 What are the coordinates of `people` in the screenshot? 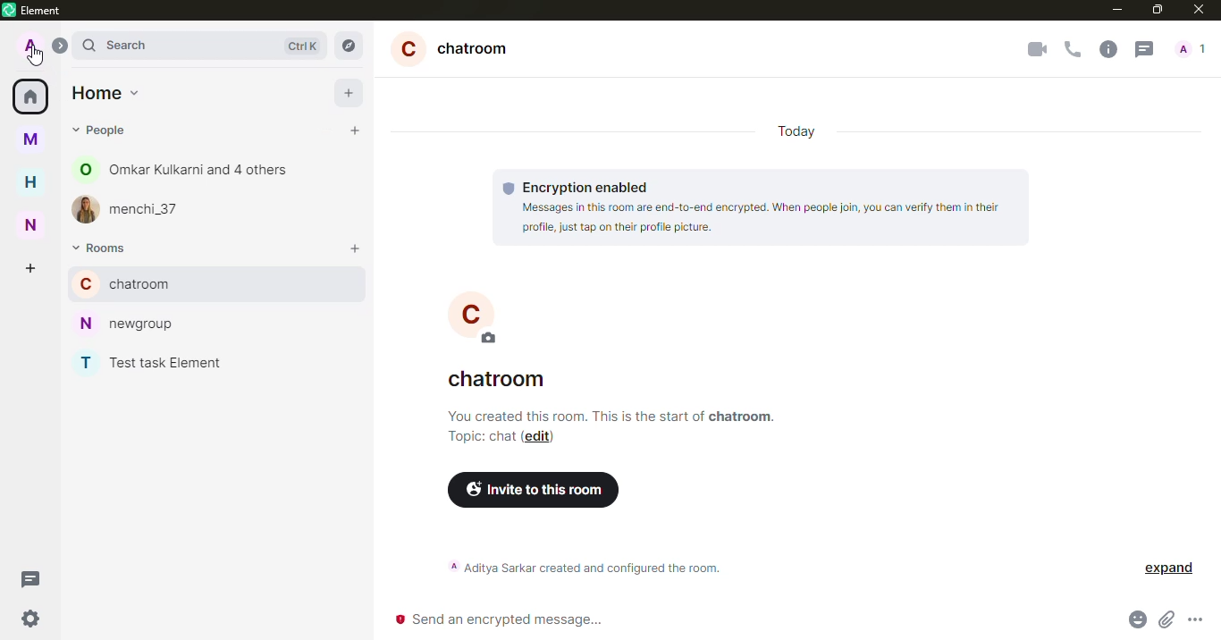 It's located at (1192, 47).